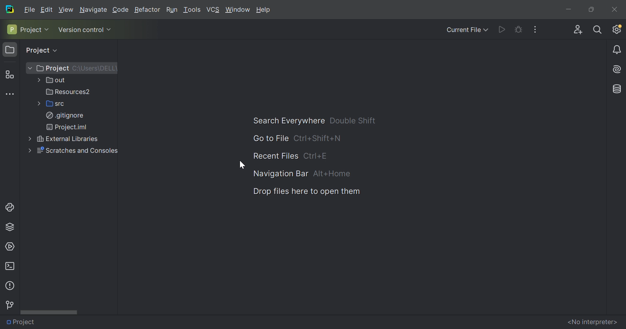 The height and width of the screenshot is (329, 626). What do you see at coordinates (23, 29) in the screenshot?
I see `Project` at bounding box center [23, 29].